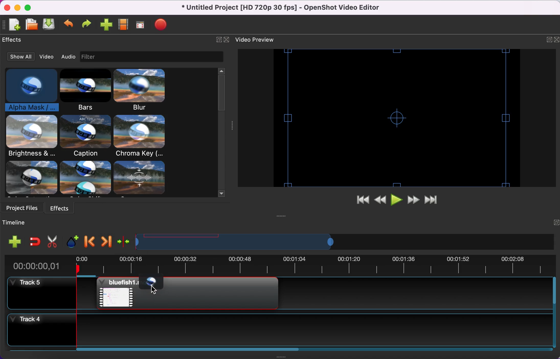  I want to click on bars, so click(83, 90).